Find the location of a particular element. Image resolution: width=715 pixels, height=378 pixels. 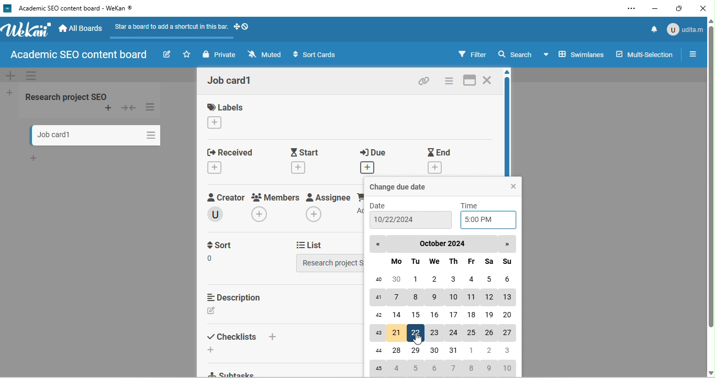

add assignee is located at coordinates (314, 214).